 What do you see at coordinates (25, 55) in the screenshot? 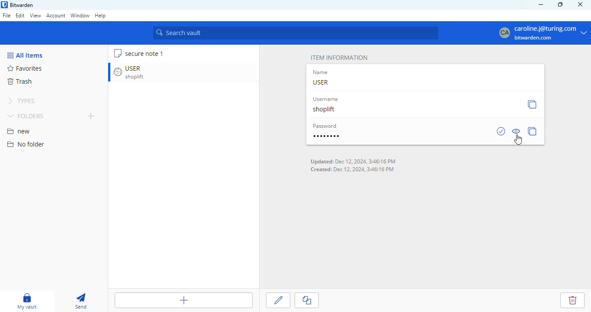
I see `all items` at bounding box center [25, 55].